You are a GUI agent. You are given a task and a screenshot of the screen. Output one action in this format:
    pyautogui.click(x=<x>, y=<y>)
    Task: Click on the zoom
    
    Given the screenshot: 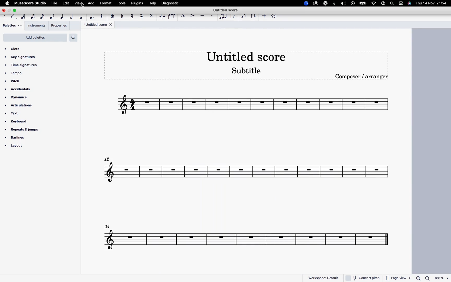 What is the action you would take?
    pyautogui.click(x=305, y=4)
    